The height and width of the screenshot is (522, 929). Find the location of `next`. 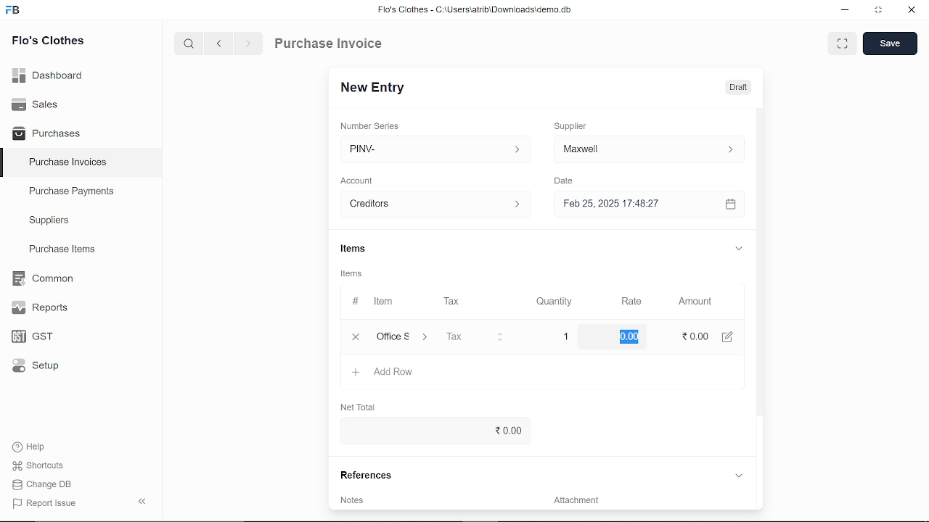

next is located at coordinates (248, 46).